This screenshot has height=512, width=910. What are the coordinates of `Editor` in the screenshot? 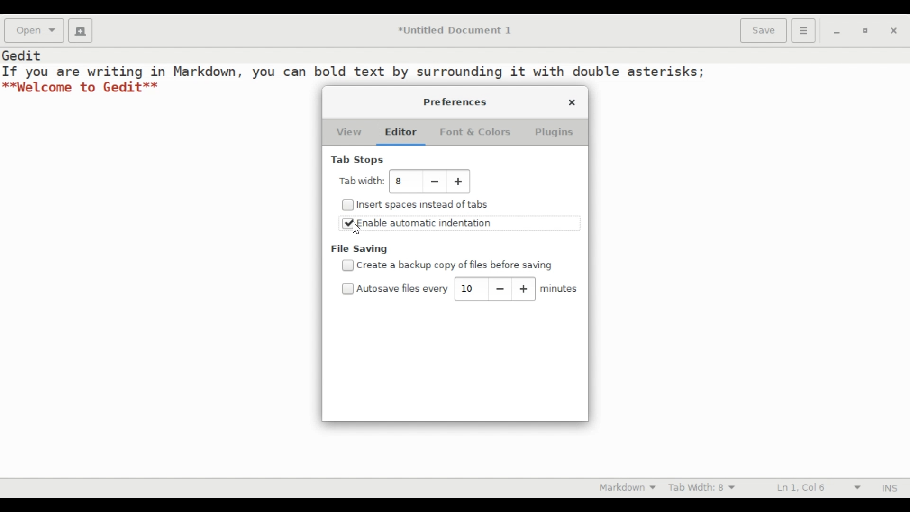 It's located at (399, 132).